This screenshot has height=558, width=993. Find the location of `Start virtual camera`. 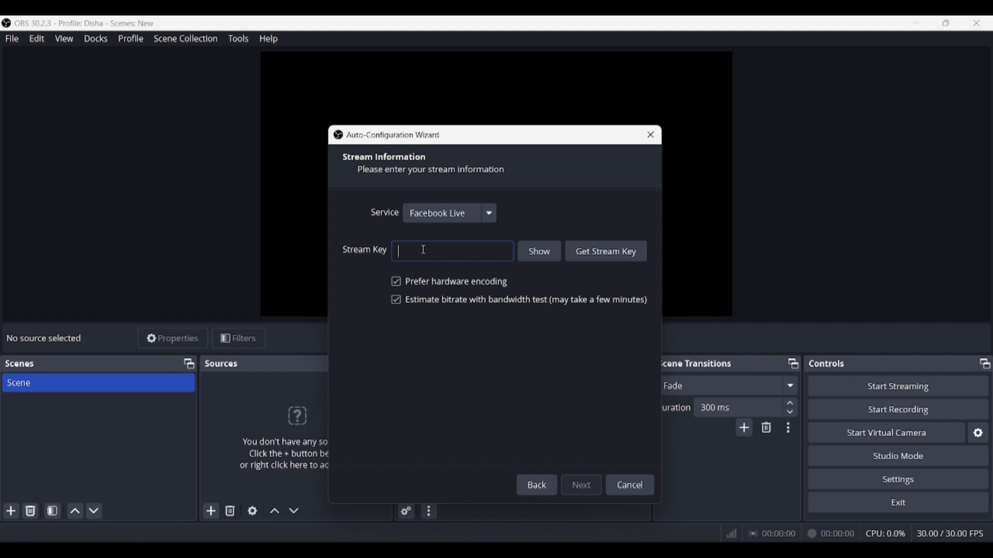

Start virtual camera is located at coordinates (886, 432).